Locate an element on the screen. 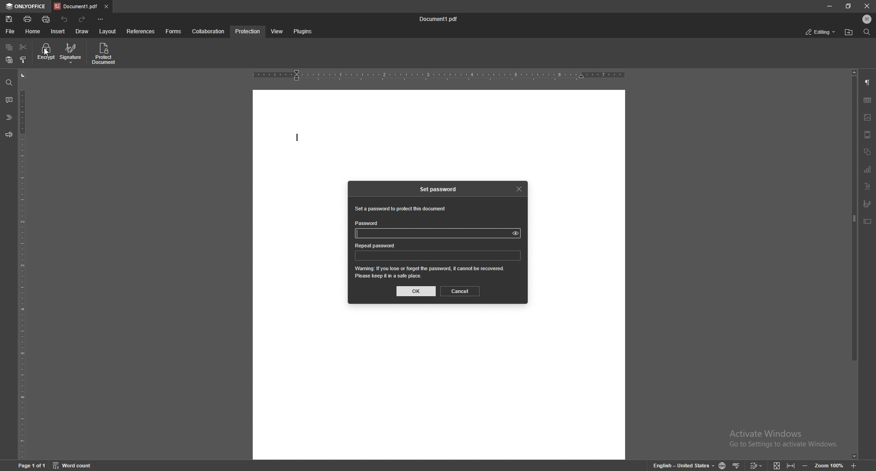  horizontal scale is located at coordinates (438, 75).